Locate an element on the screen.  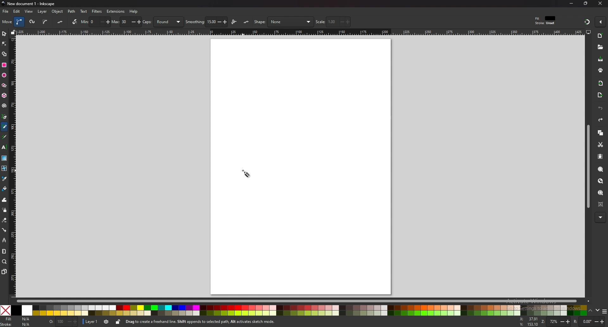
zoom selection is located at coordinates (601, 169).